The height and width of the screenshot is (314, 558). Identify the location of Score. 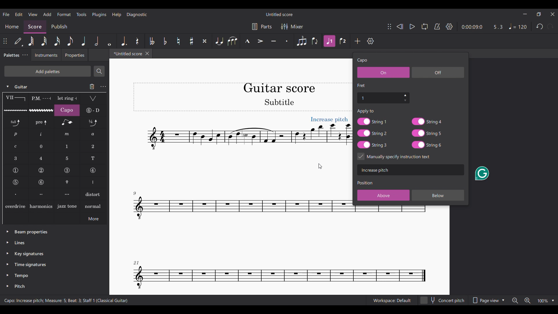
(35, 27).